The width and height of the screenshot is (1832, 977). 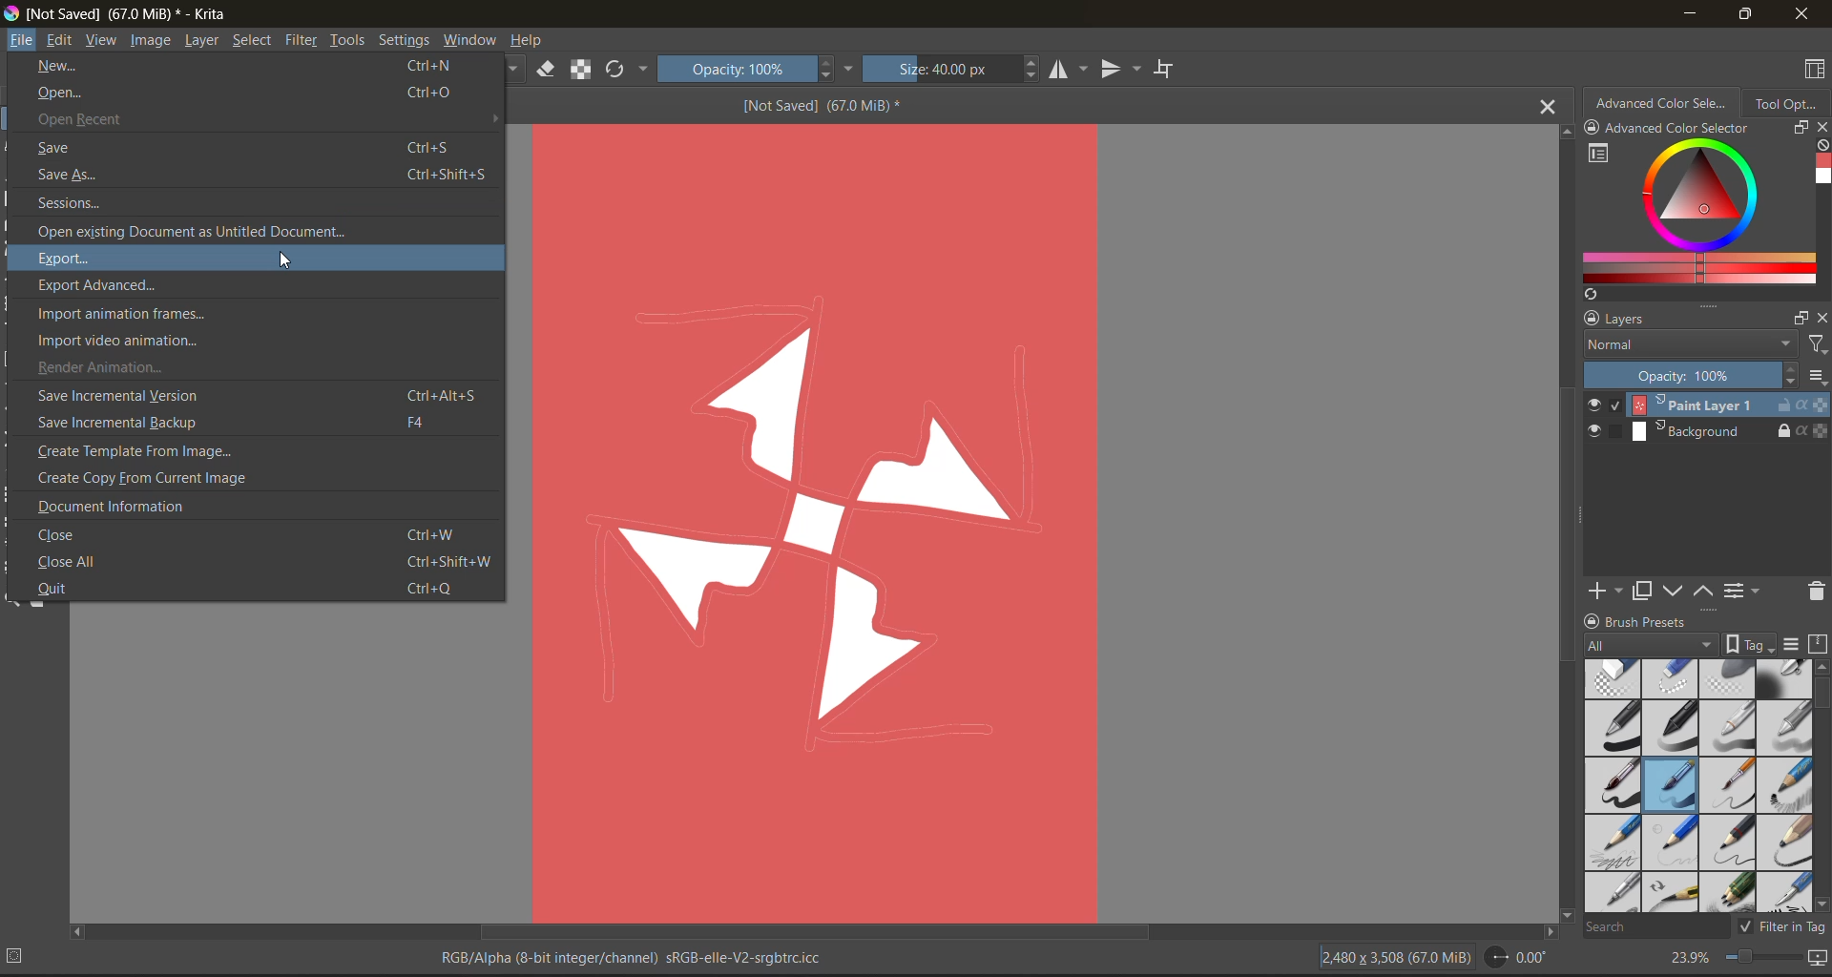 What do you see at coordinates (581, 69) in the screenshot?
I see `preserve alpha` at bounding box center [581, 69].